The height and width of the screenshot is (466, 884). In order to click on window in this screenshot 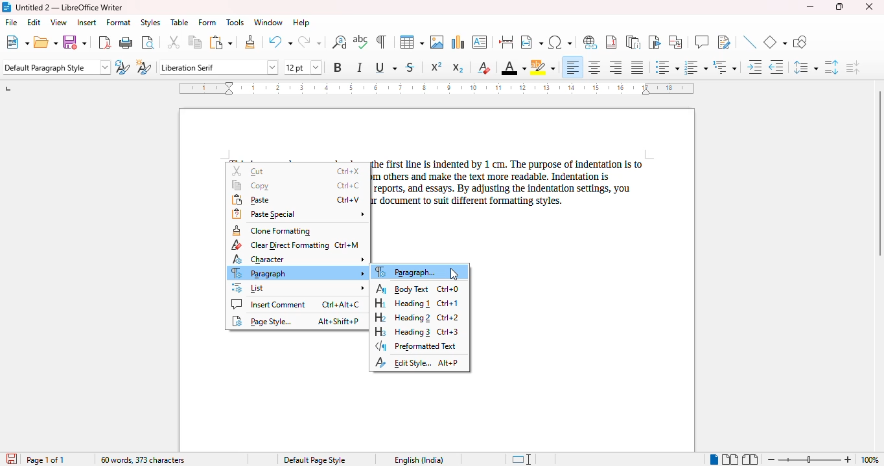, I will do `click(268, 22)`.